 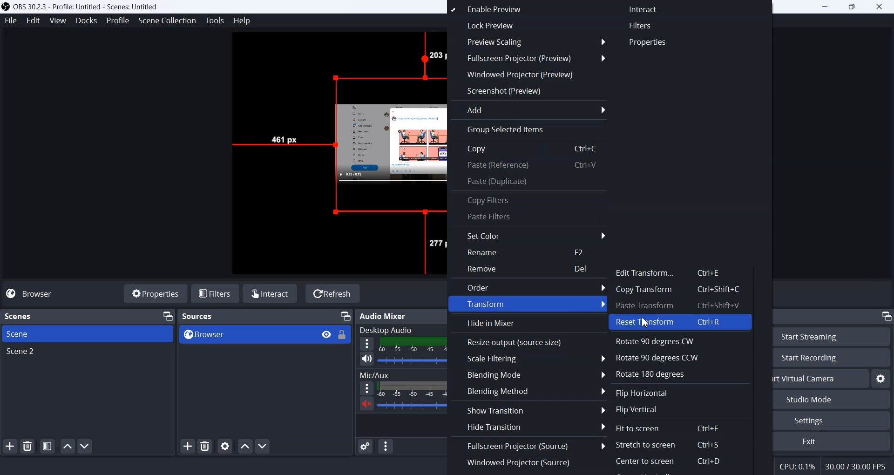 I want to click on Stretch to screen, so click(x=669, y=446).